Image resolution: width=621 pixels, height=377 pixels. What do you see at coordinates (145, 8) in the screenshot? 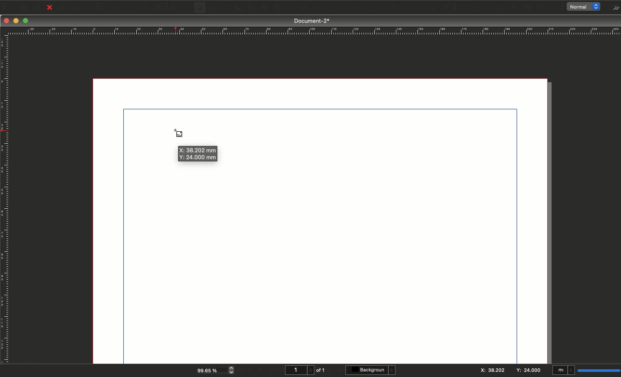
I see `Copy` at bounding box center [145, 8].